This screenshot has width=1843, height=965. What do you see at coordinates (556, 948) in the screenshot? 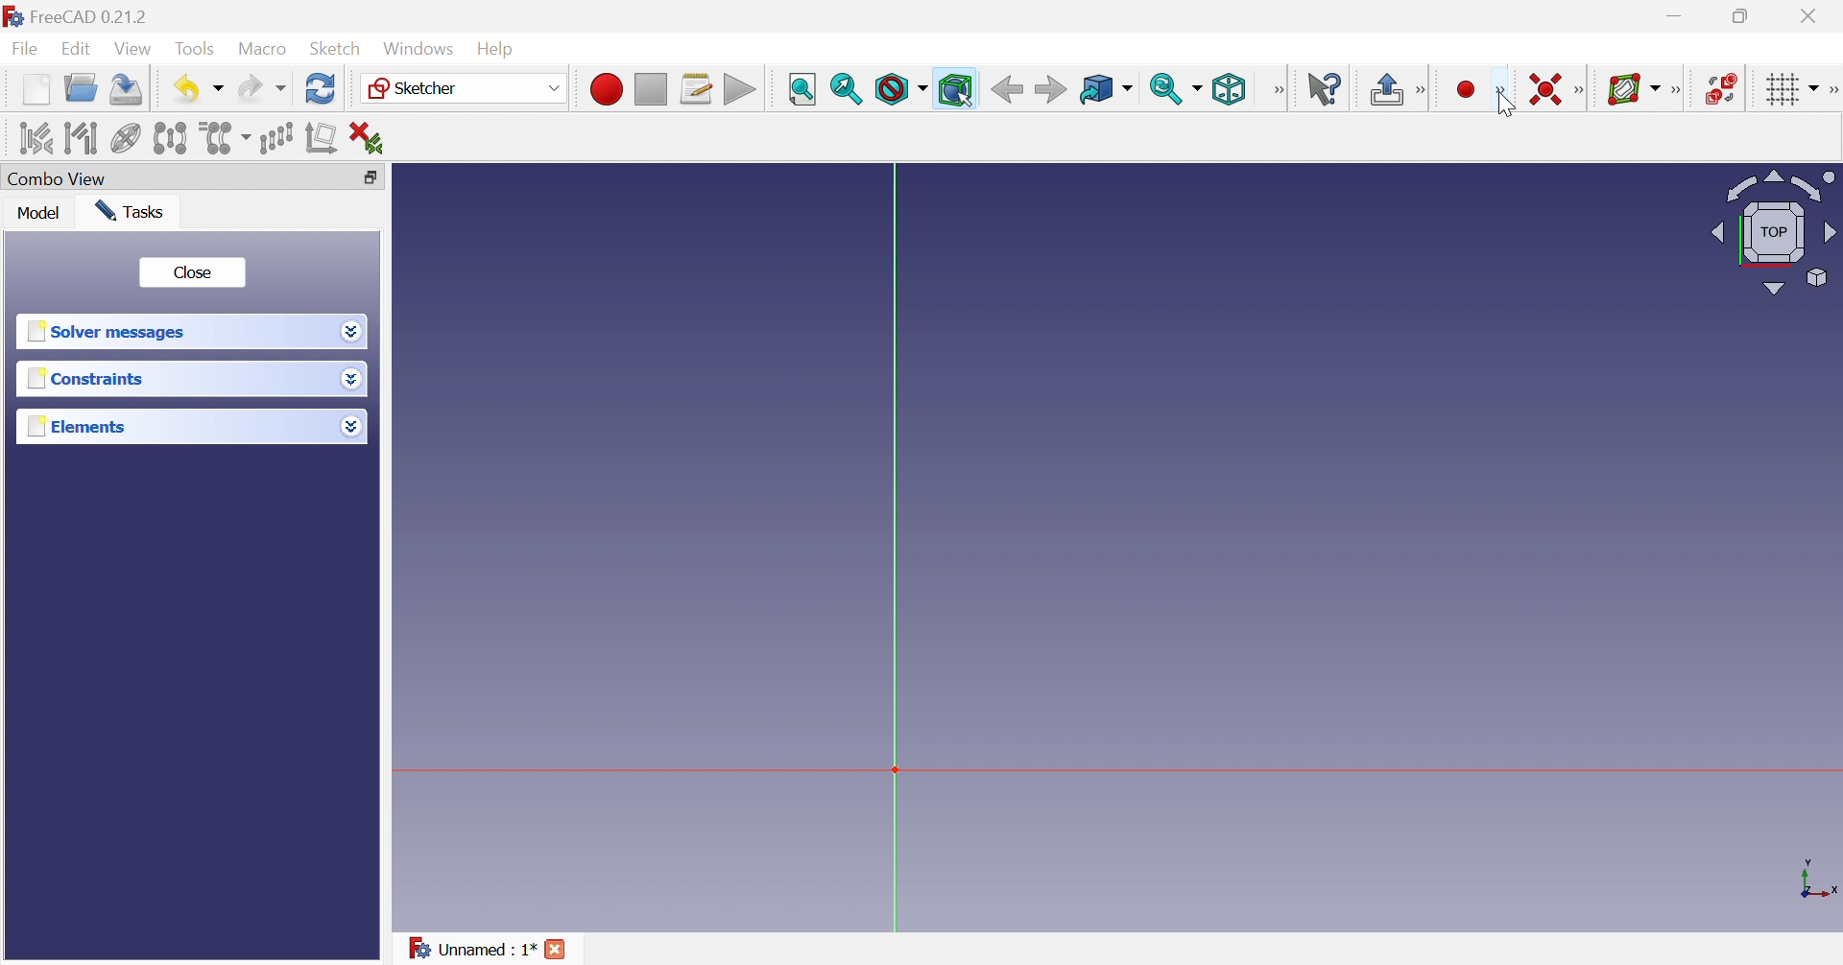
I see `Close` at bounding box center [556, 948].